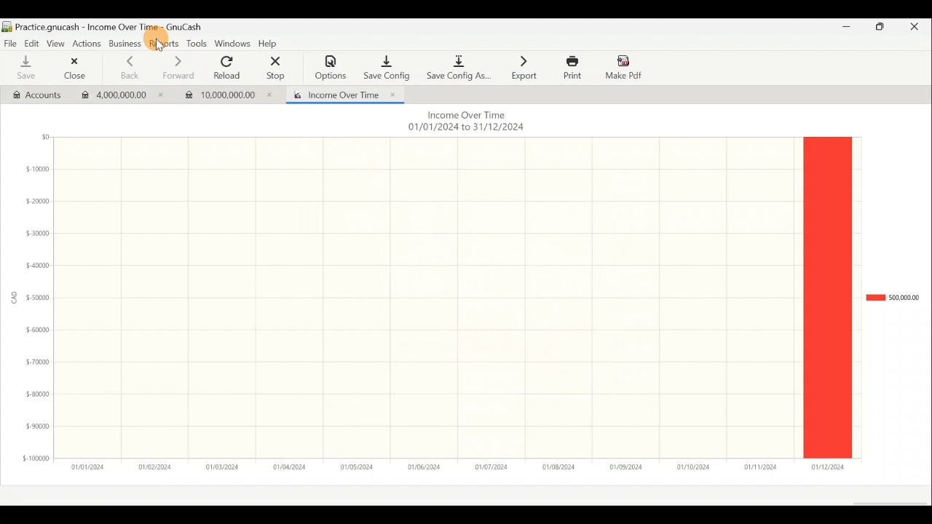  What do you see at coordinates (571, 68) in the screenshot?
I see `Print` at bounding box center [571, 68].